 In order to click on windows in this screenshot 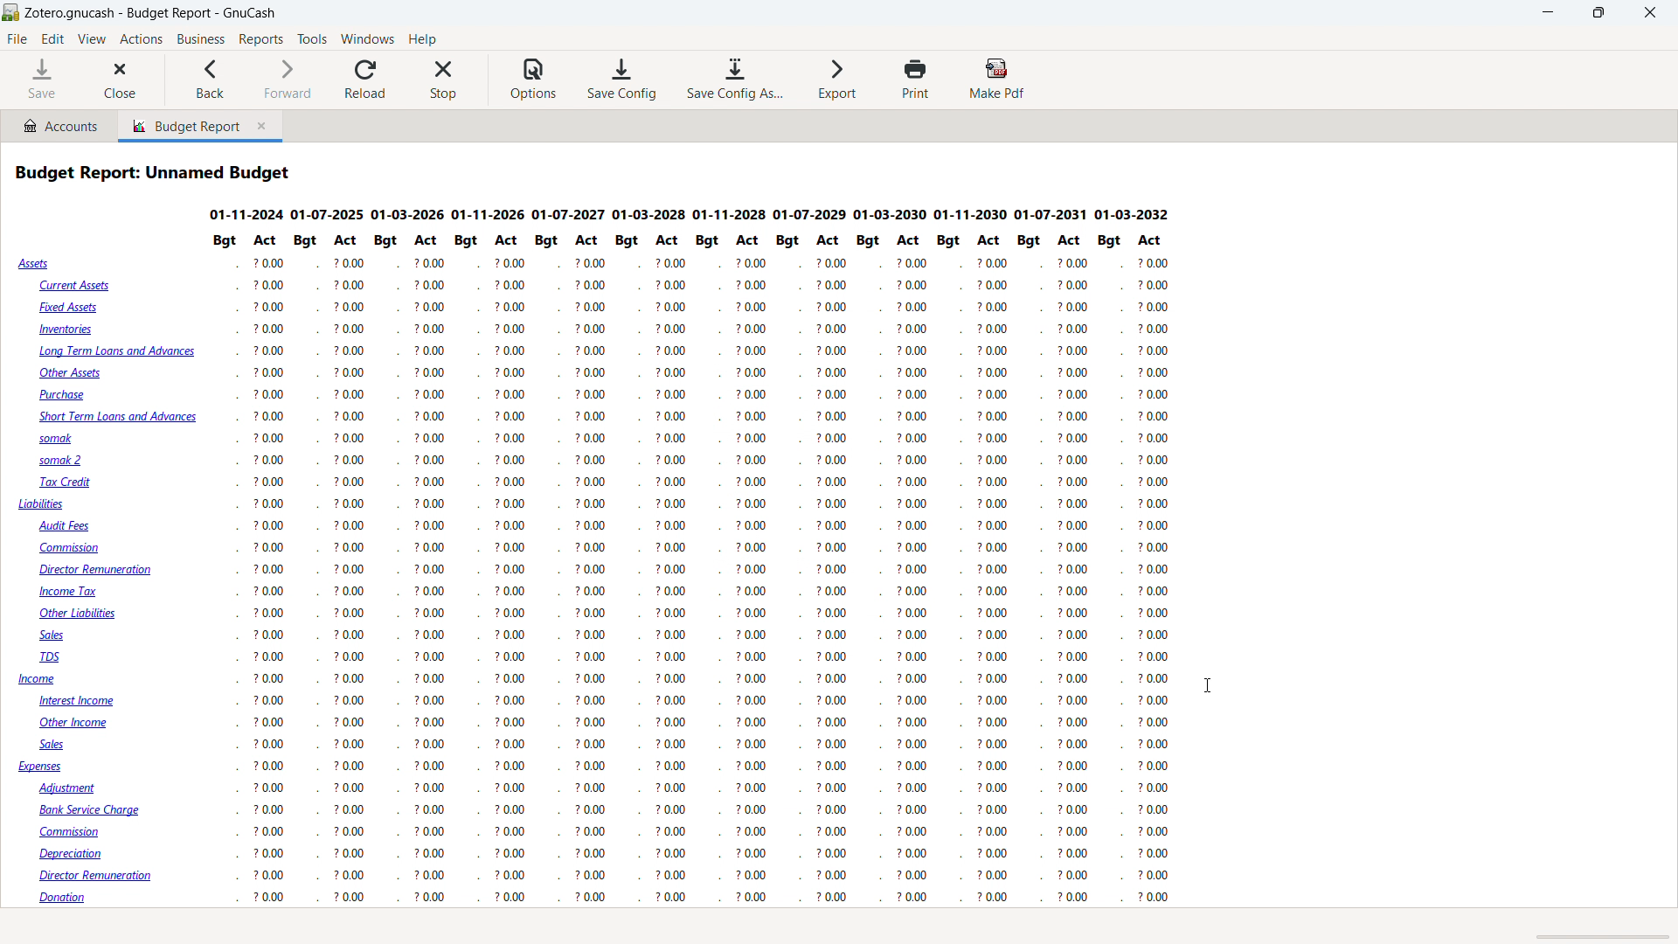, I will do `click(368, 38)`.